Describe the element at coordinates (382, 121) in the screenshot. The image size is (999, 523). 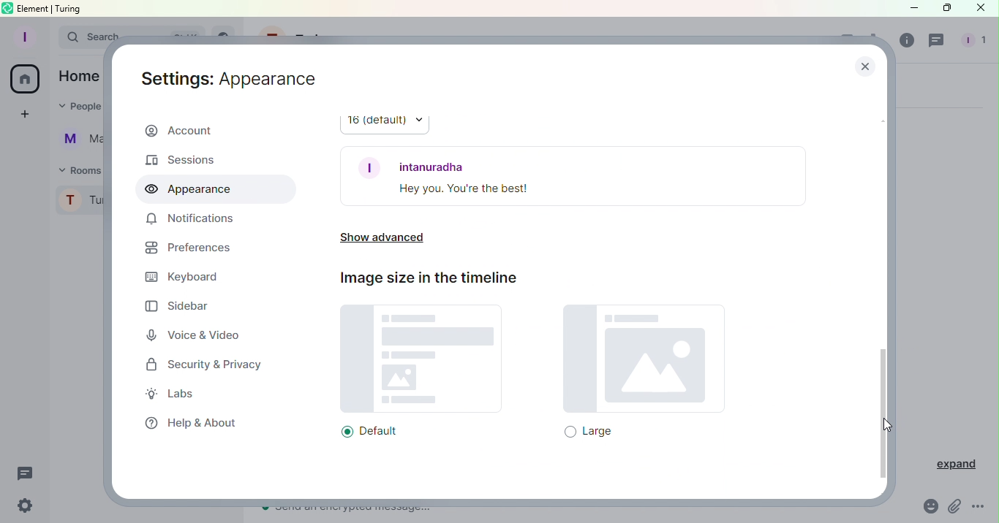
I see `16 (default)` at that location.